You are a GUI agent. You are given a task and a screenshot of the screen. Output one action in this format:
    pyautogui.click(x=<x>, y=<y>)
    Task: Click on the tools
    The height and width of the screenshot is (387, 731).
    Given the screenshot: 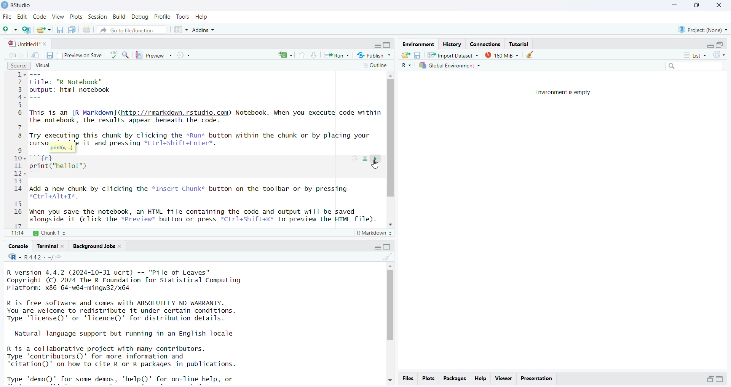 What is the action you would take?
    pyautogui.click(x=183, y=17)
    